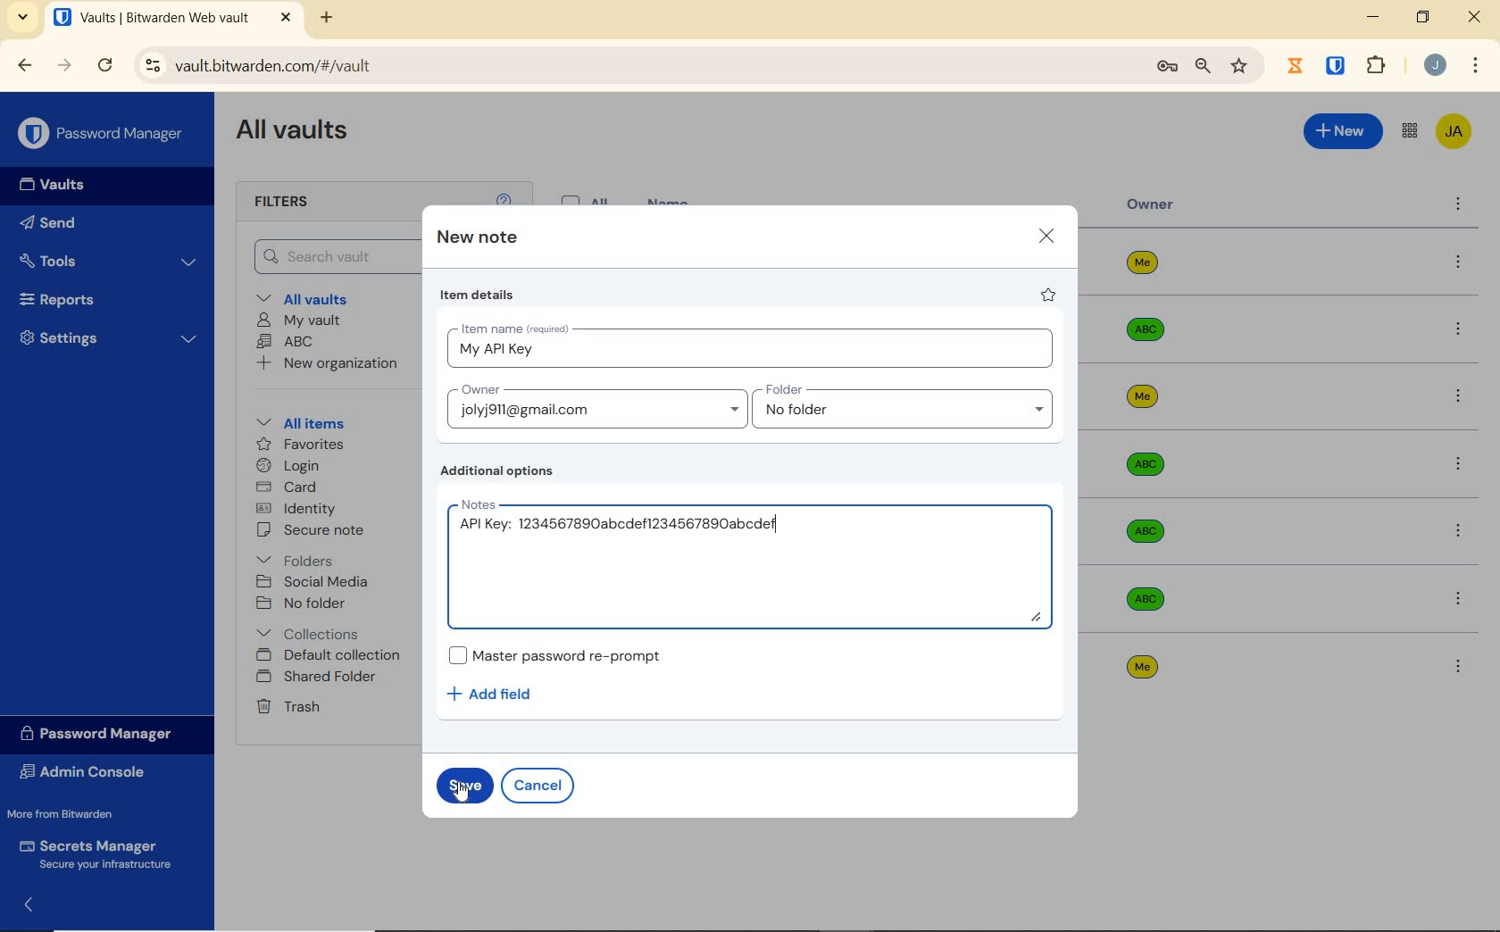 The height and width of the screenshot is (932, 1500). I want to click on Default collection, so click(333, 656).